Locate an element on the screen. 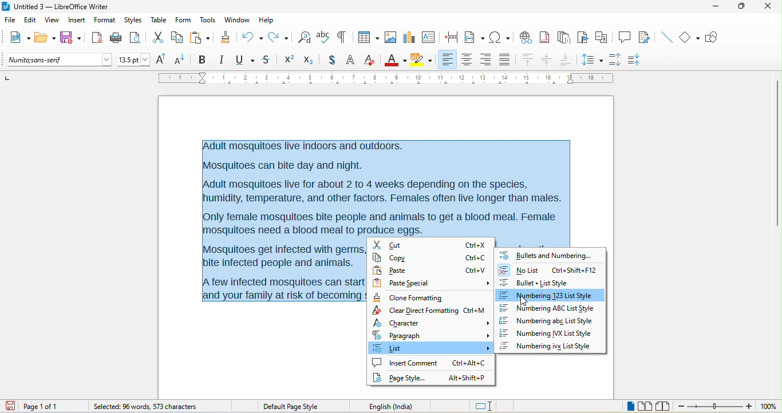  align left is located at coordinates (448, 59).